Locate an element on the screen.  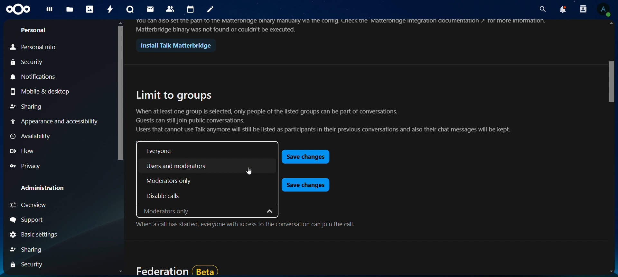
hyperlink is located at coordinates (426, 21).